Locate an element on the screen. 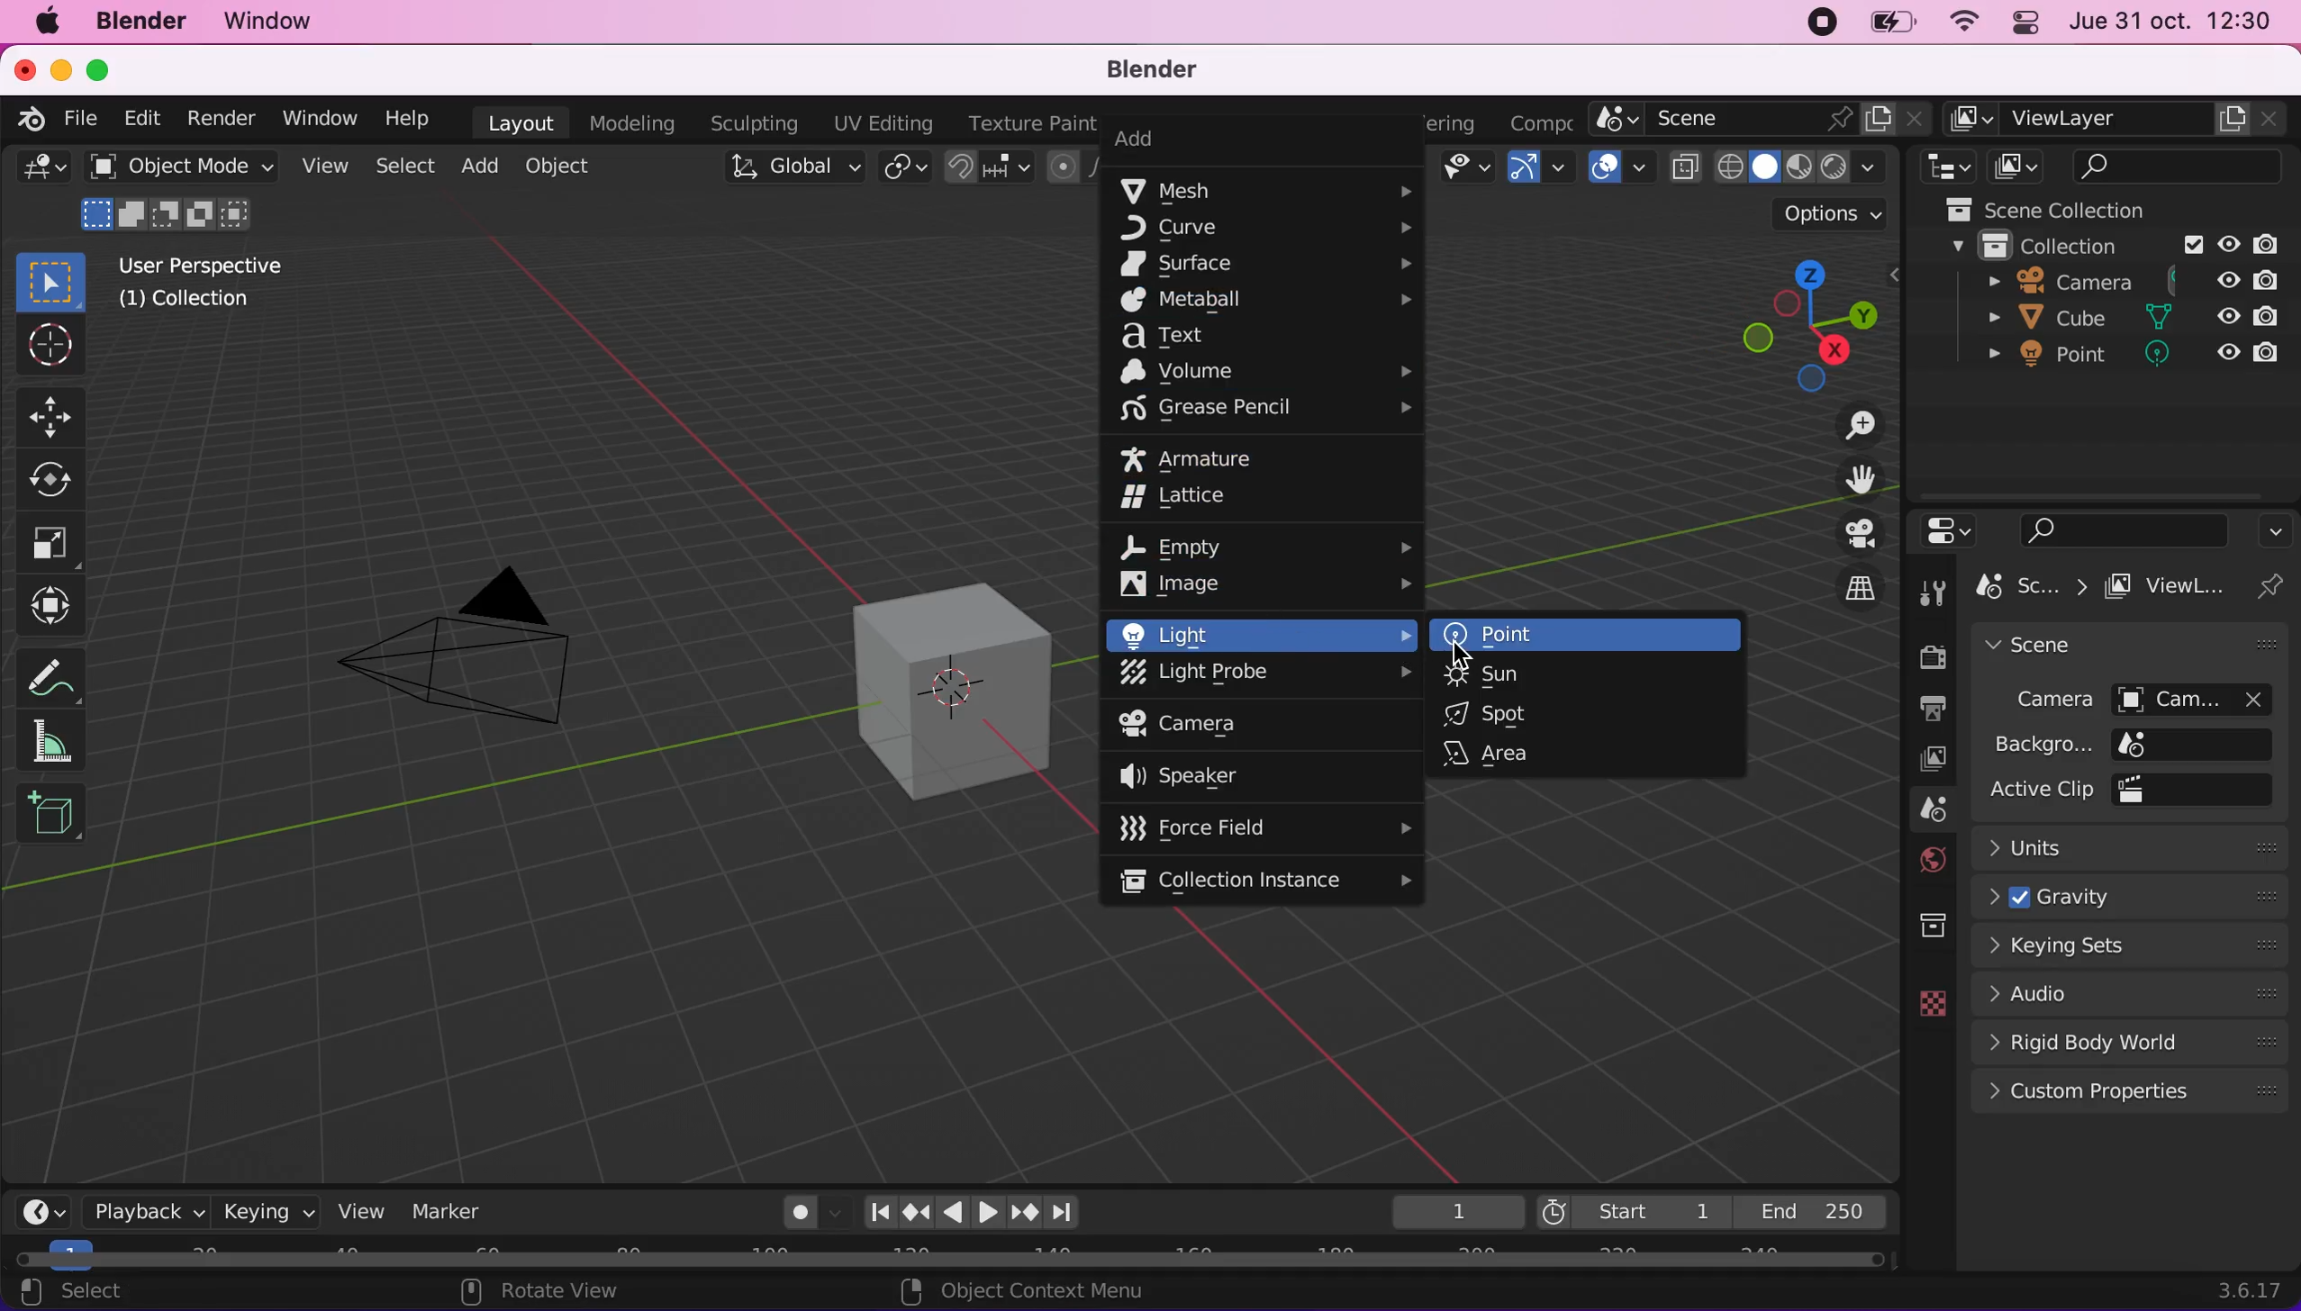 The image size is (2301, 1311). collection instance is located at coordinates (1264, 879).